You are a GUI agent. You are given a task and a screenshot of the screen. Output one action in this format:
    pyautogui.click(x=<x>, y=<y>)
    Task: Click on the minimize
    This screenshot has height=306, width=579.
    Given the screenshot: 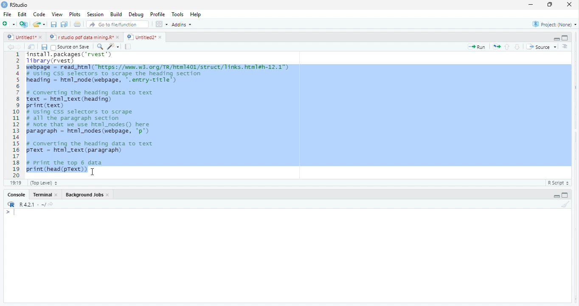 What is the action you would take?
    pyautogui.click(x=548, y=6)
    